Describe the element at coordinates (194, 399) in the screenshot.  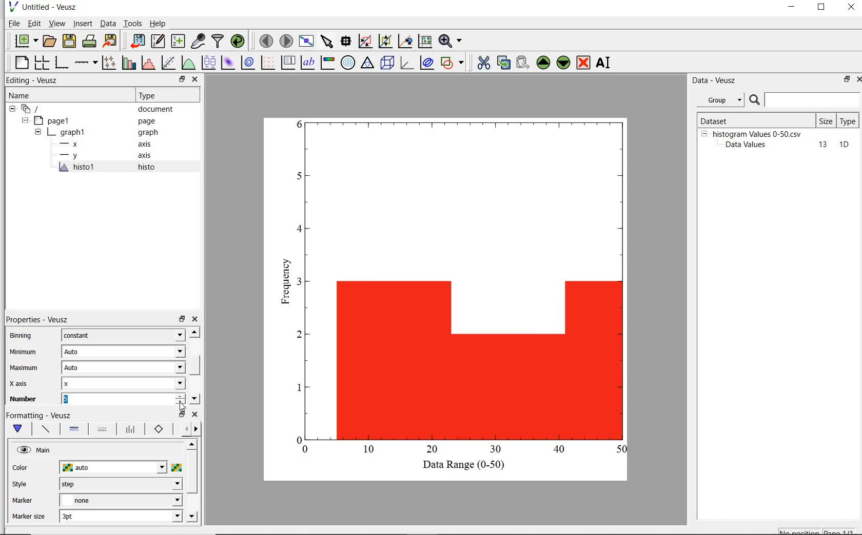
I see `move down` at that location.